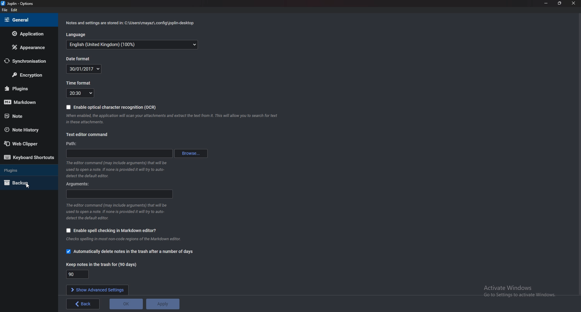  Describe the element at coordinates (560, 3) in the screenshot. I see `Resize` at that location.